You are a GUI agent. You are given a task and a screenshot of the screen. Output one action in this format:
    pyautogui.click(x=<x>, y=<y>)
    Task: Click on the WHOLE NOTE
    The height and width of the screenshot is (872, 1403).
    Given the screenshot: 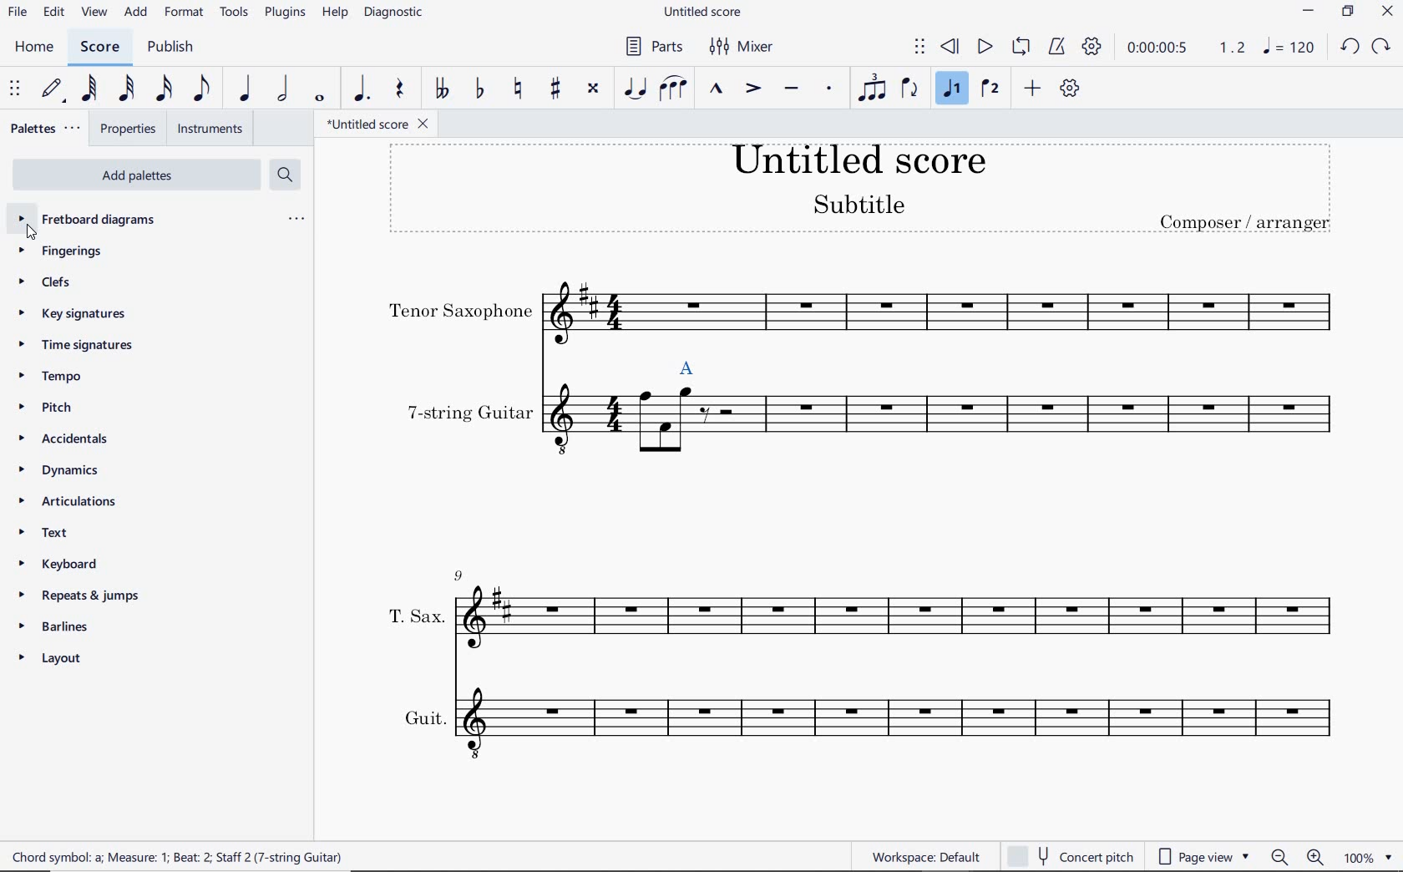 What is the action you would take?
    pyautogui.click(x=318, y=100)
    